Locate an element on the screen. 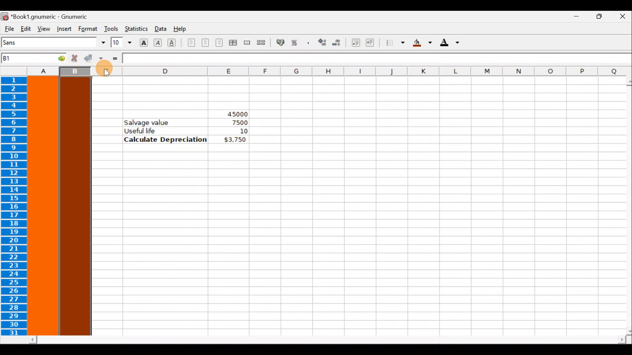 This screenshot has width=632, height=355. Decrease indent, align contents to the left is located at coordinates (354, 43).